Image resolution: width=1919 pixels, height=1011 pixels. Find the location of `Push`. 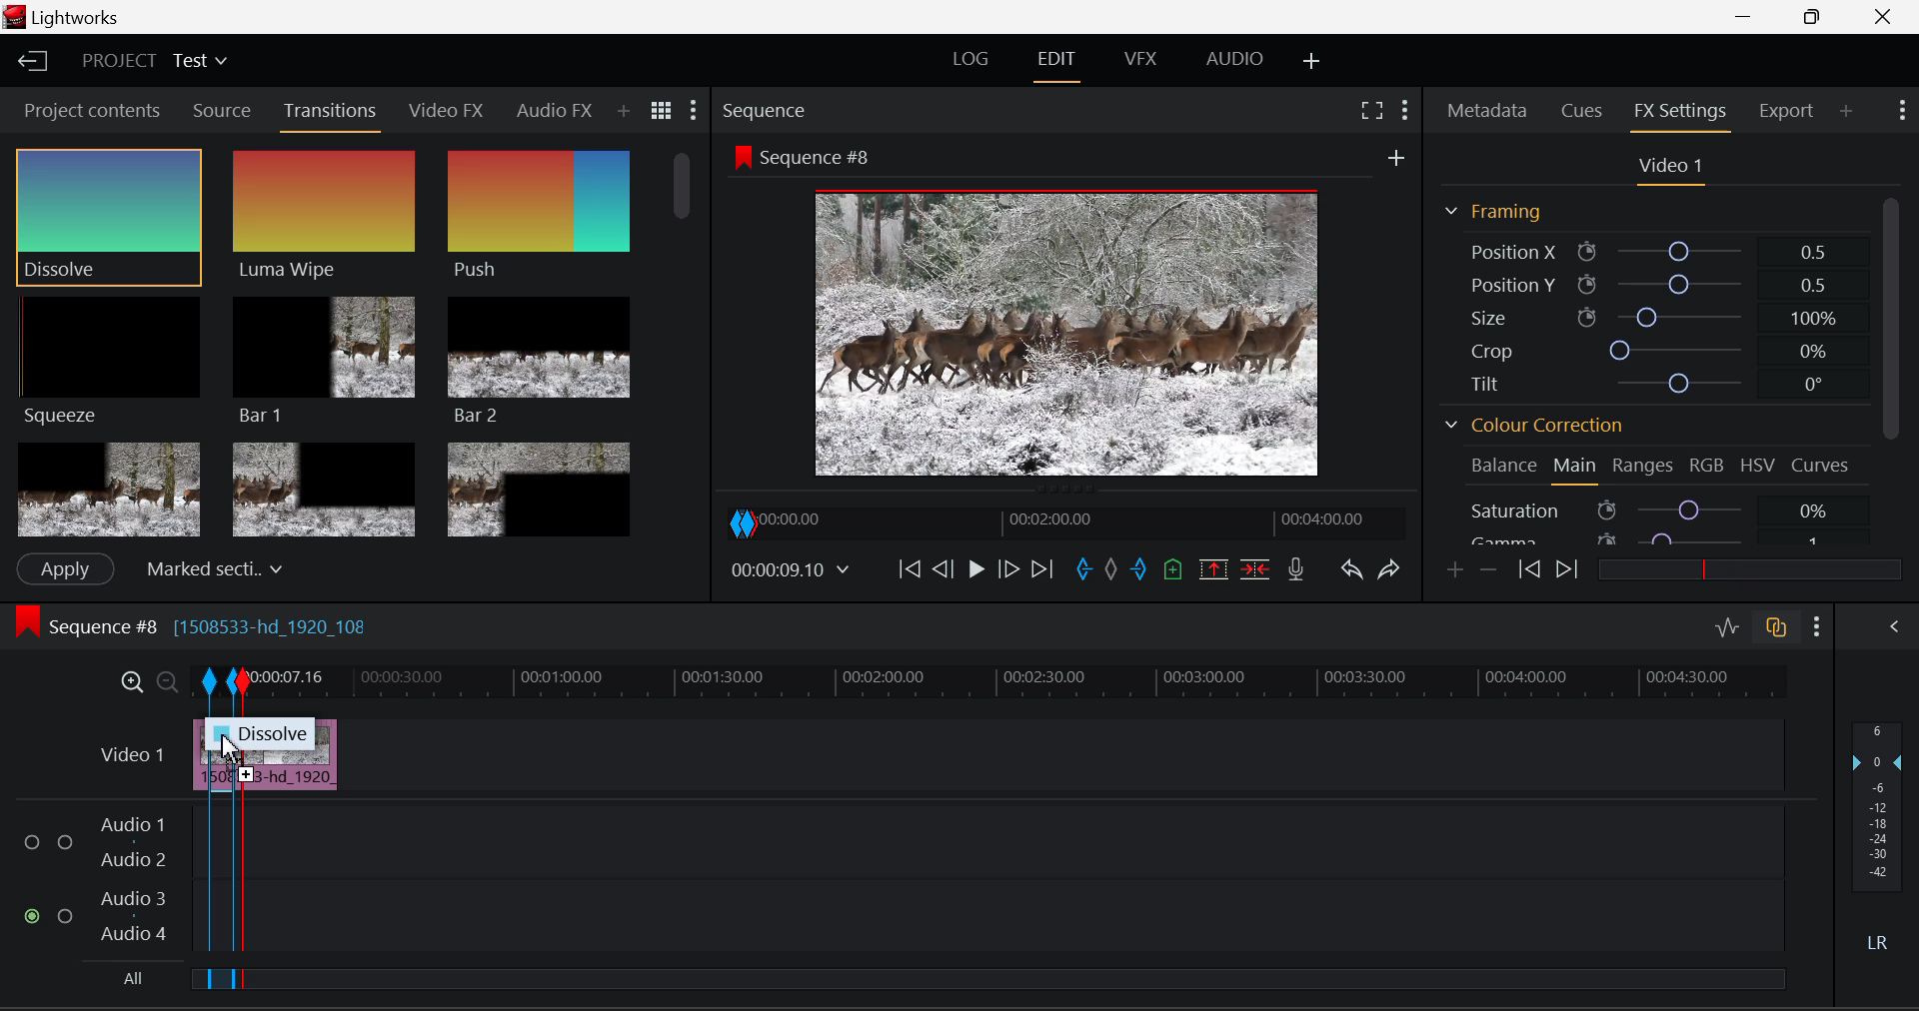

Push is located at coordinates (539, 218).